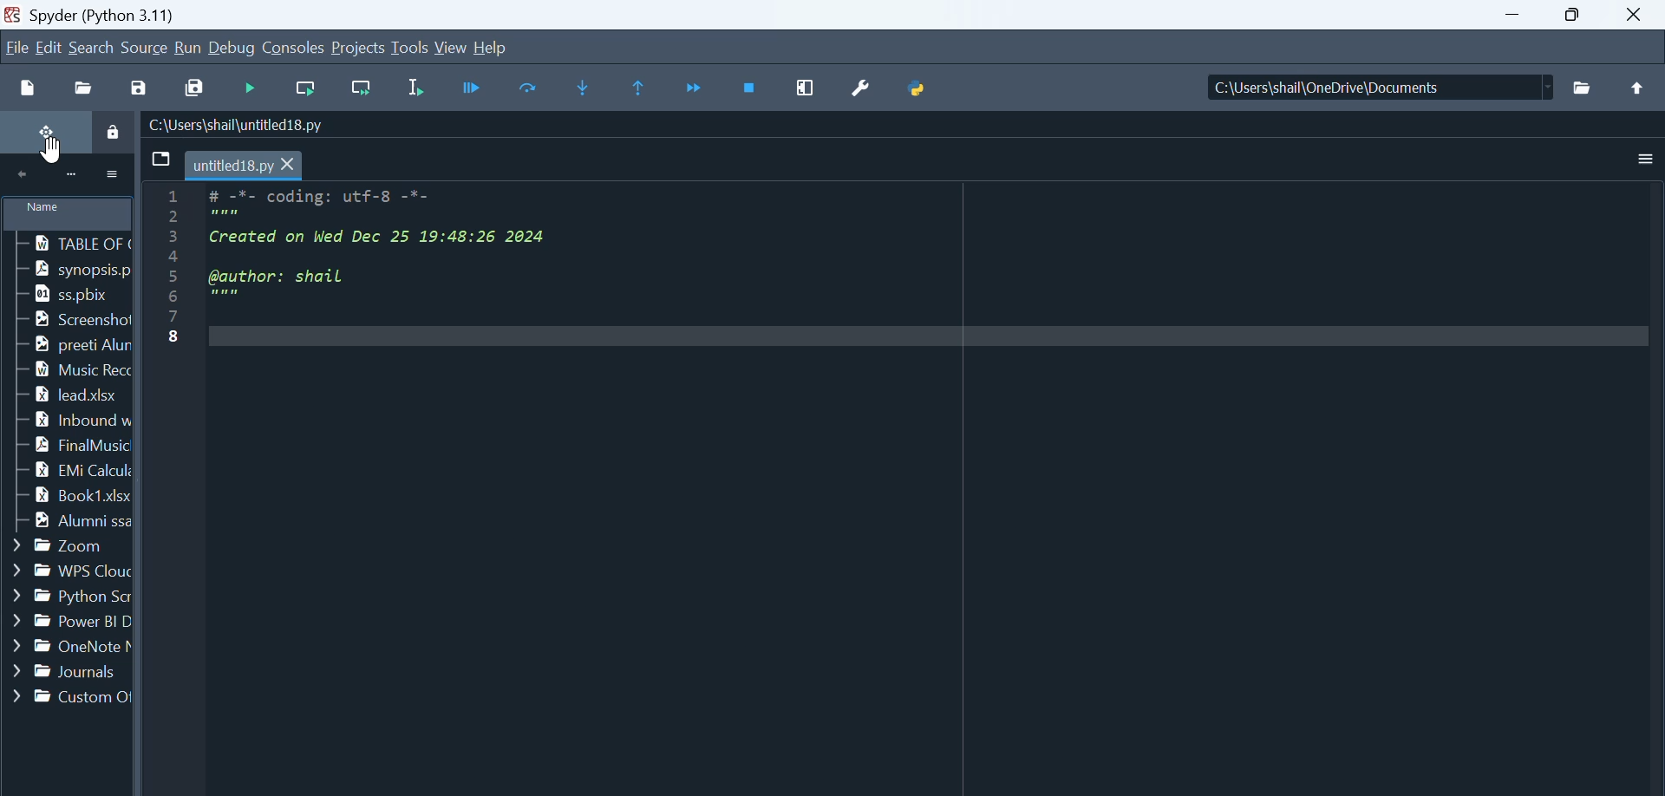  What do you see at coordinates (62, 395) in the screenshot?
I see `lead xlsx..` at bounding box center [62, 395].